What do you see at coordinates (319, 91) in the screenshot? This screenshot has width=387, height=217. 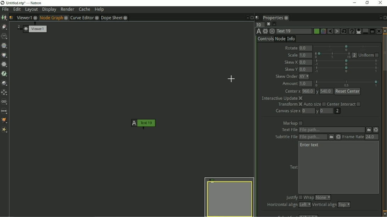 I see `y` at bounding box center [319, 91].